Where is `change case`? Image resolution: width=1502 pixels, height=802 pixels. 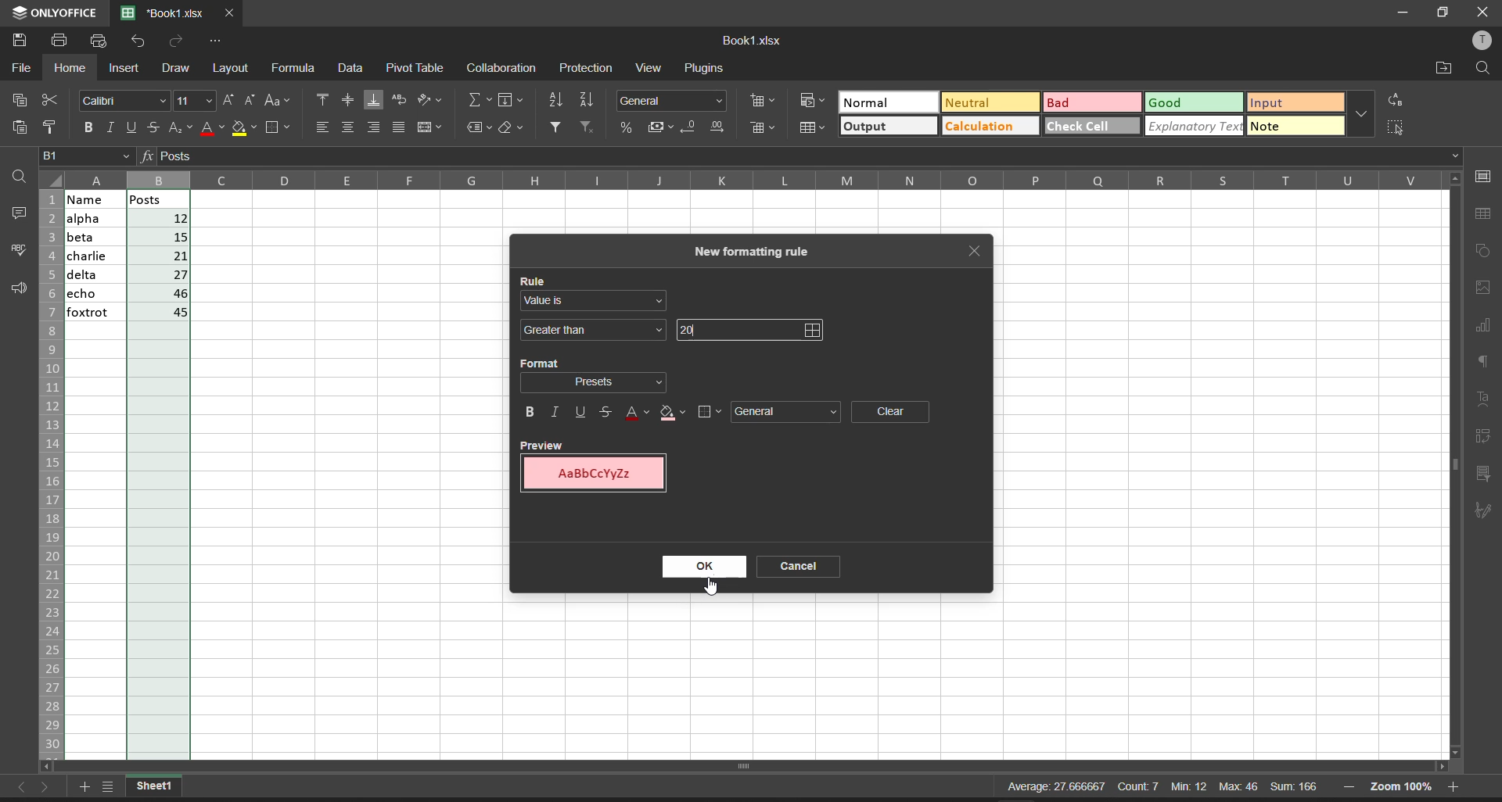
change case is located at coordinates (278, 102).